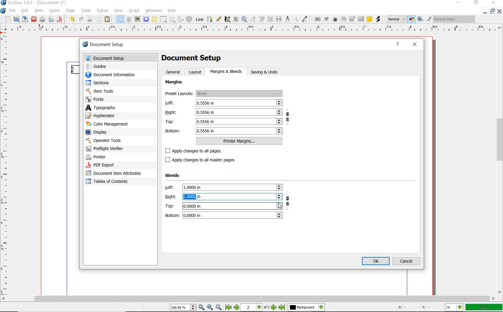 The width and height of the screenshot is (503, 312). What do you see at coordinates (407, 261) in the screenshot?
I see `cancel` at bounding box center [407, 261].